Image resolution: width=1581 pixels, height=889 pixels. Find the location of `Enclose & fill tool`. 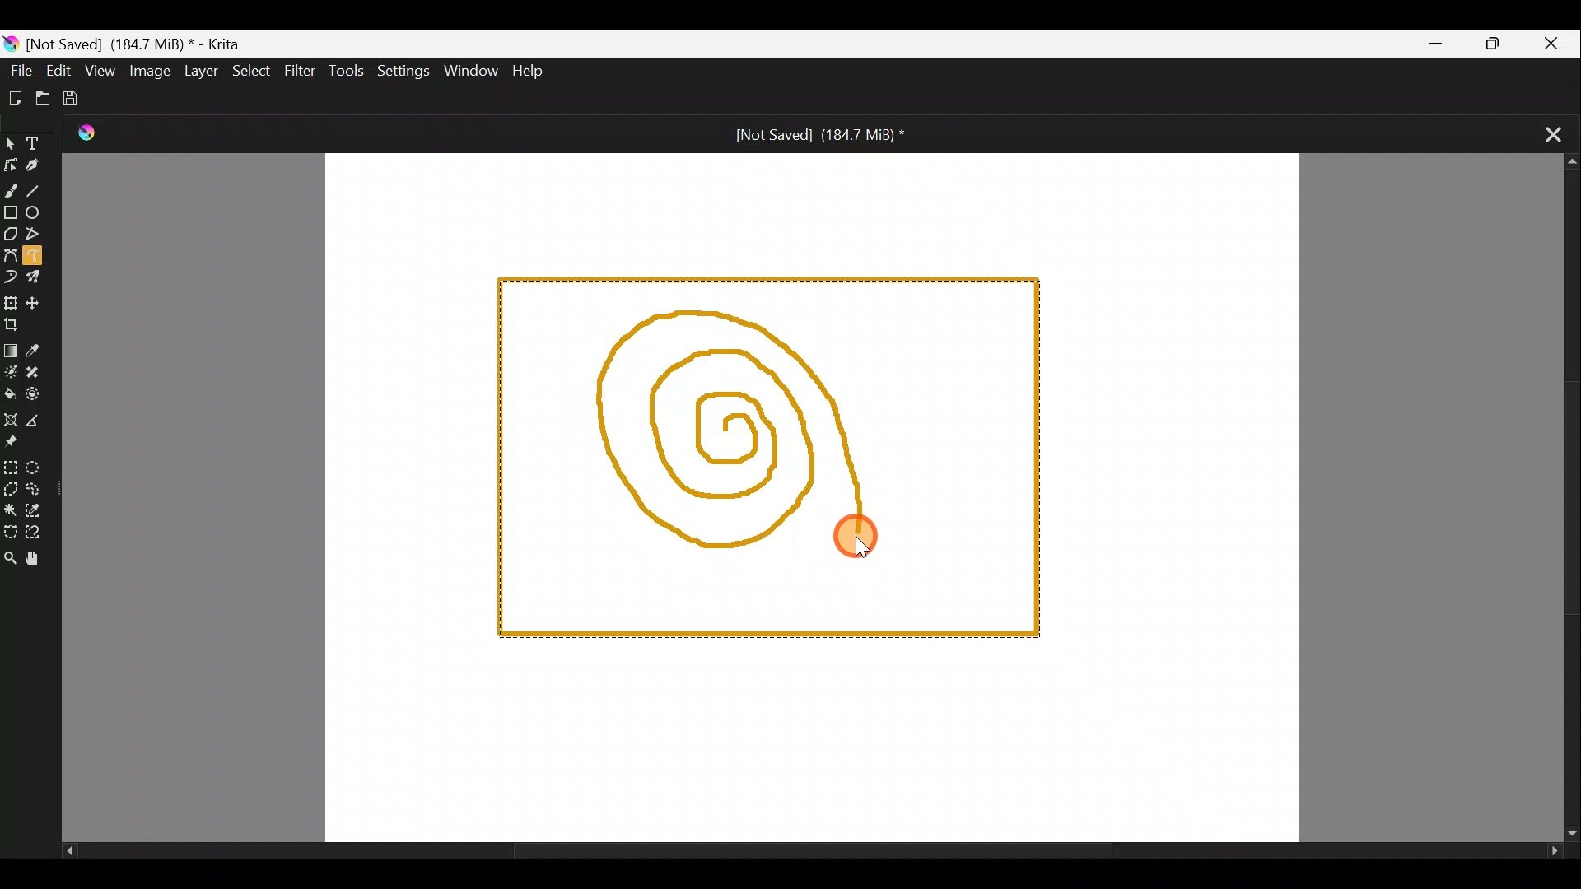

Enclose & fill tool is located at coordinates (35, 398).